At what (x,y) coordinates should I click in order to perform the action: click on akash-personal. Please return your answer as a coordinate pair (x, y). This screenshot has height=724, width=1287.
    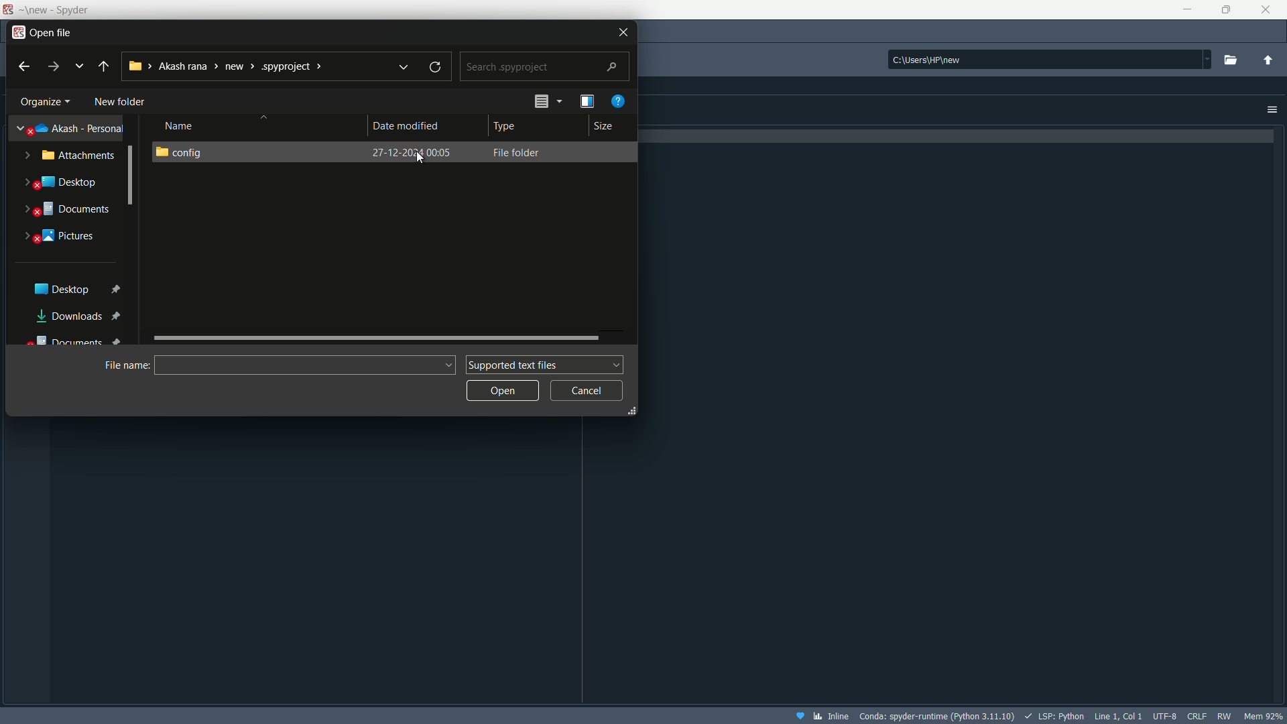
    Looking at the image, I should click on (71, 129).